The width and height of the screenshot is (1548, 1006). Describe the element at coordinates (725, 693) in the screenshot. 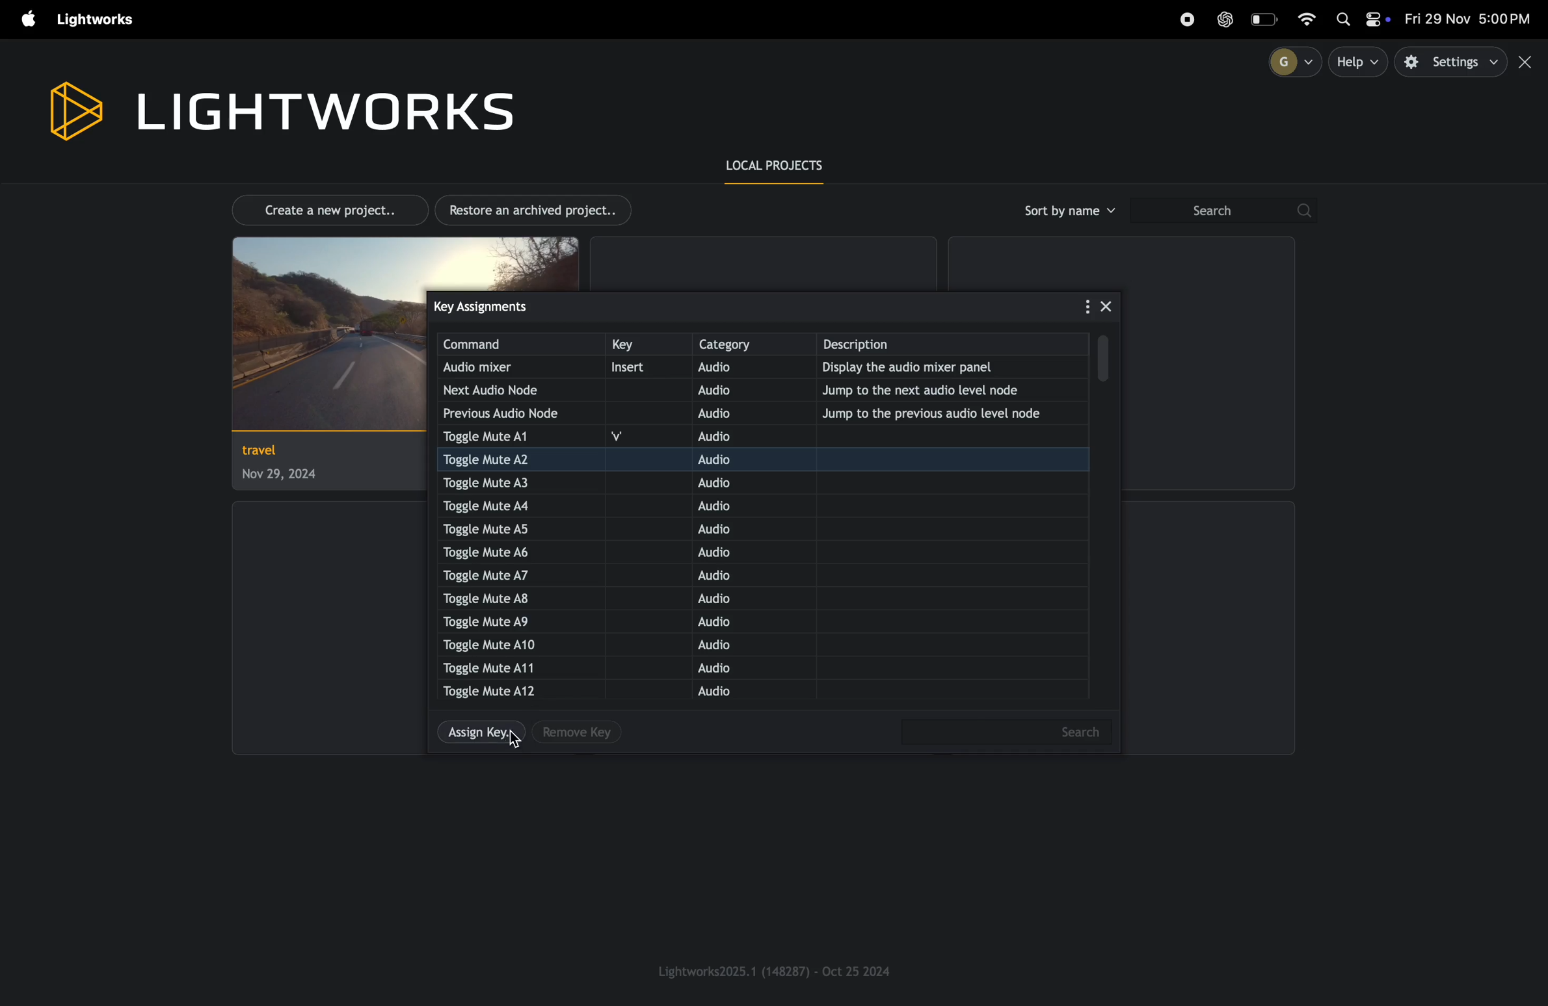

I see `audio` at that location.